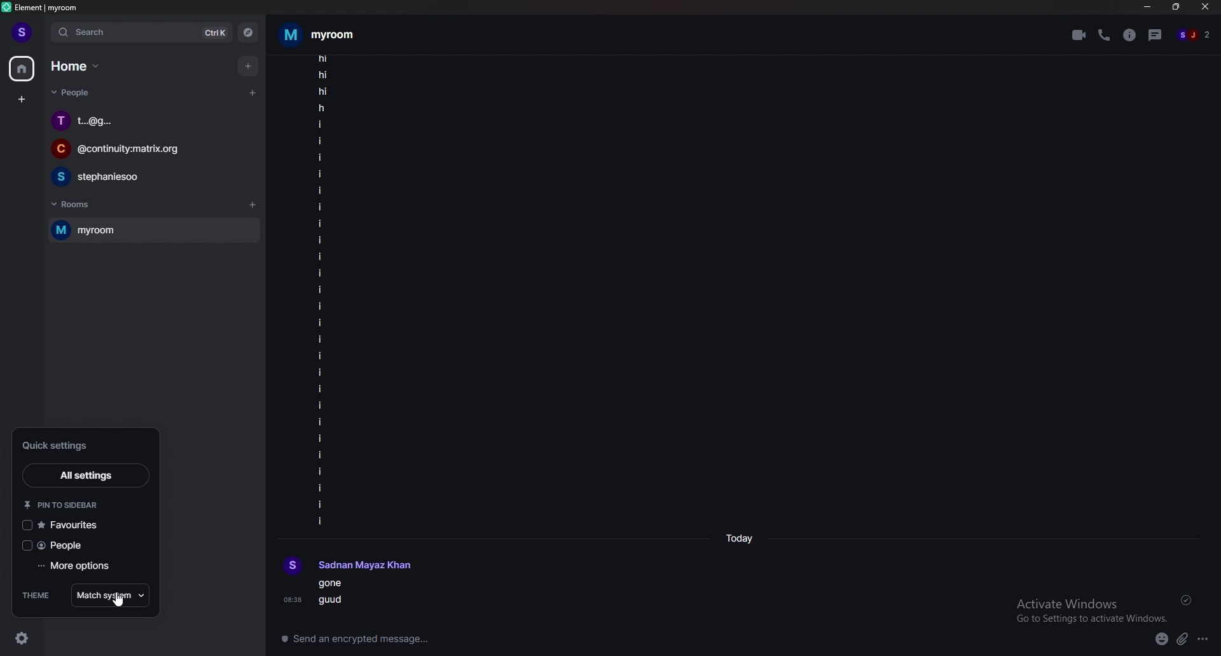  What do you see at coordinates (43, 32) in the screenshot?
I see `expand` at bounding box center [43, 32].